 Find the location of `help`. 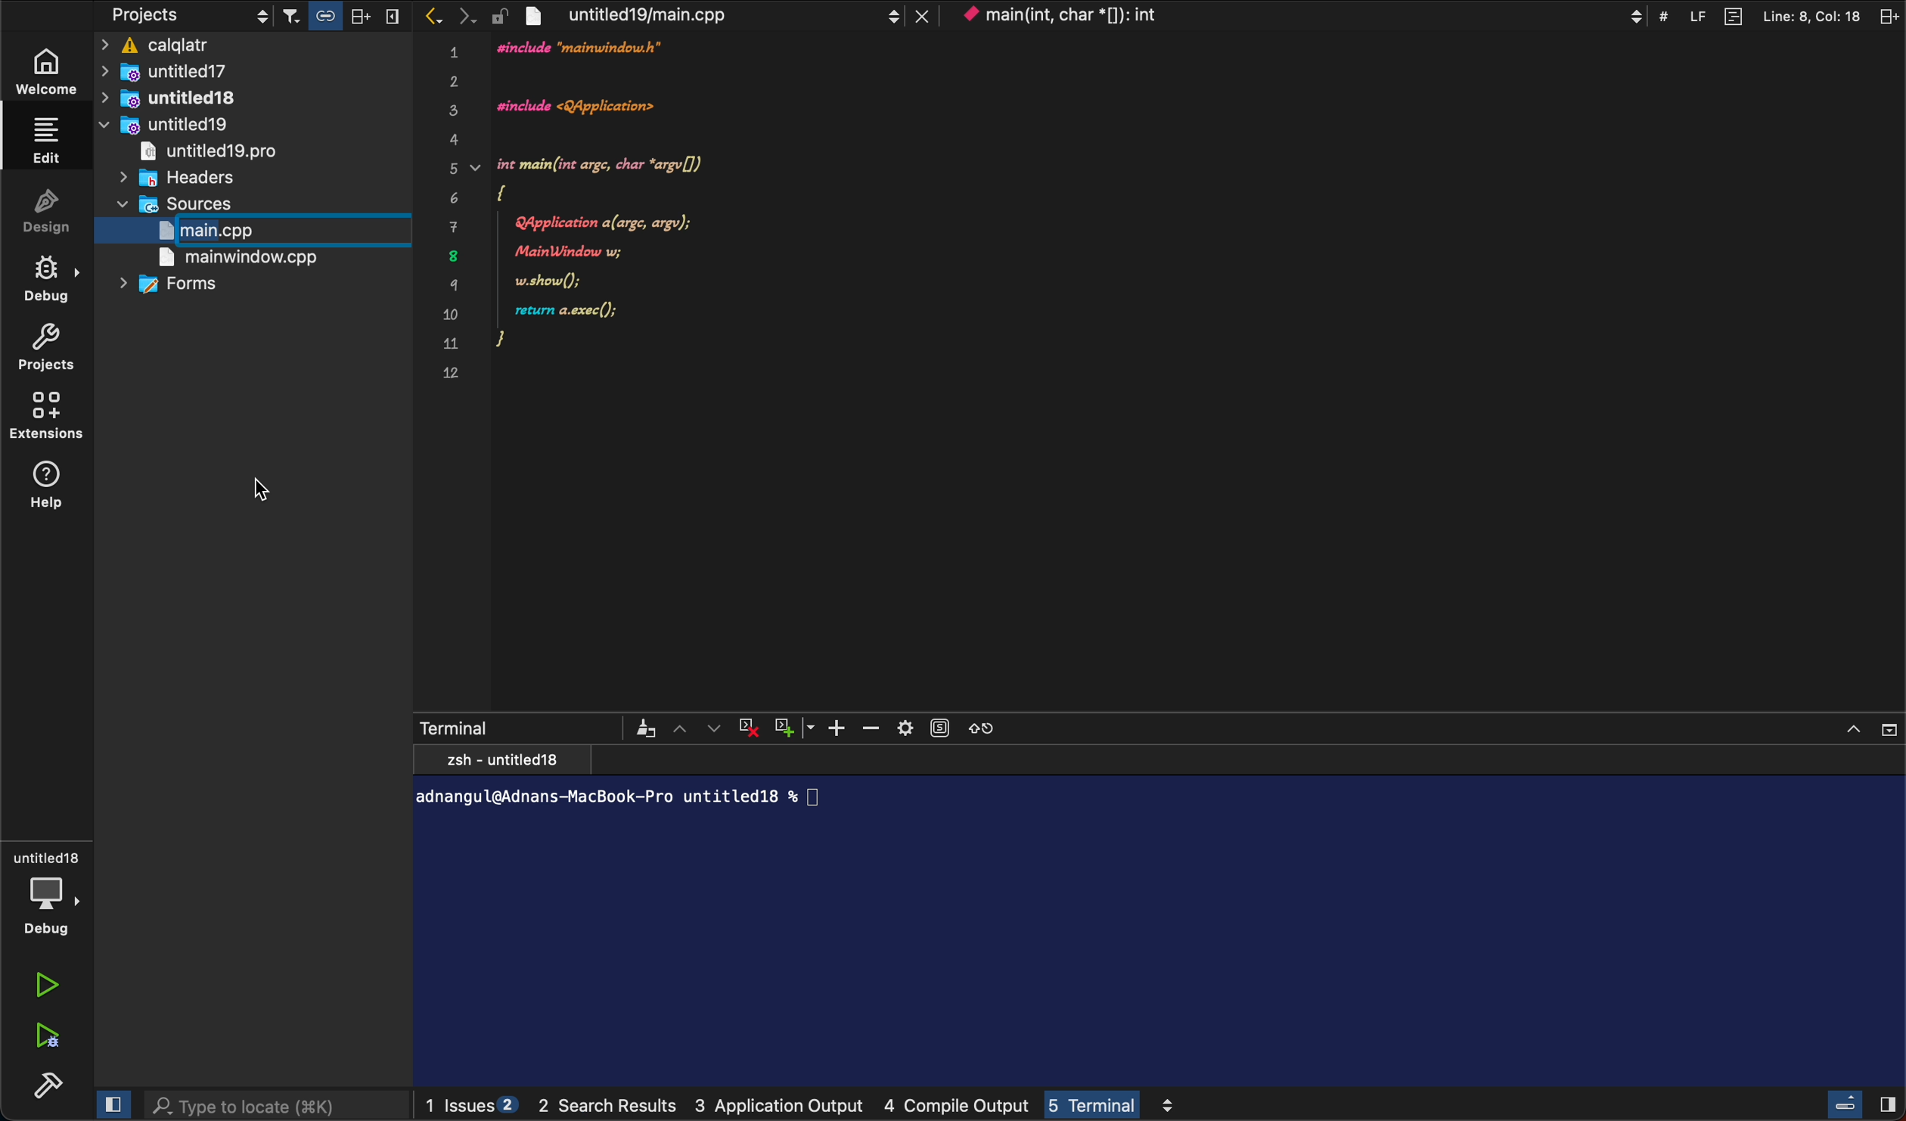

help is located at coordinates (55, 489).